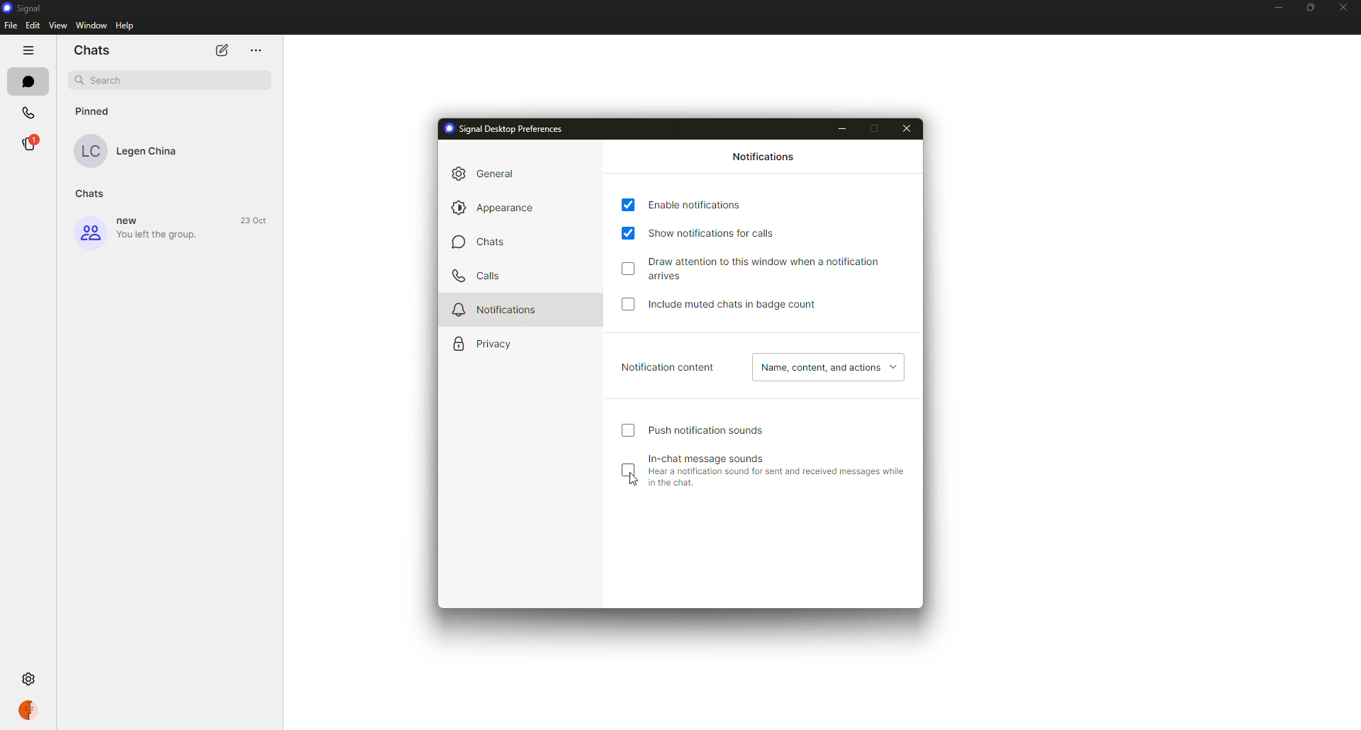  What do you see at coordinates (697, 206) in the screenshot?
I see `enable notification` at bounding box center [697, 206].